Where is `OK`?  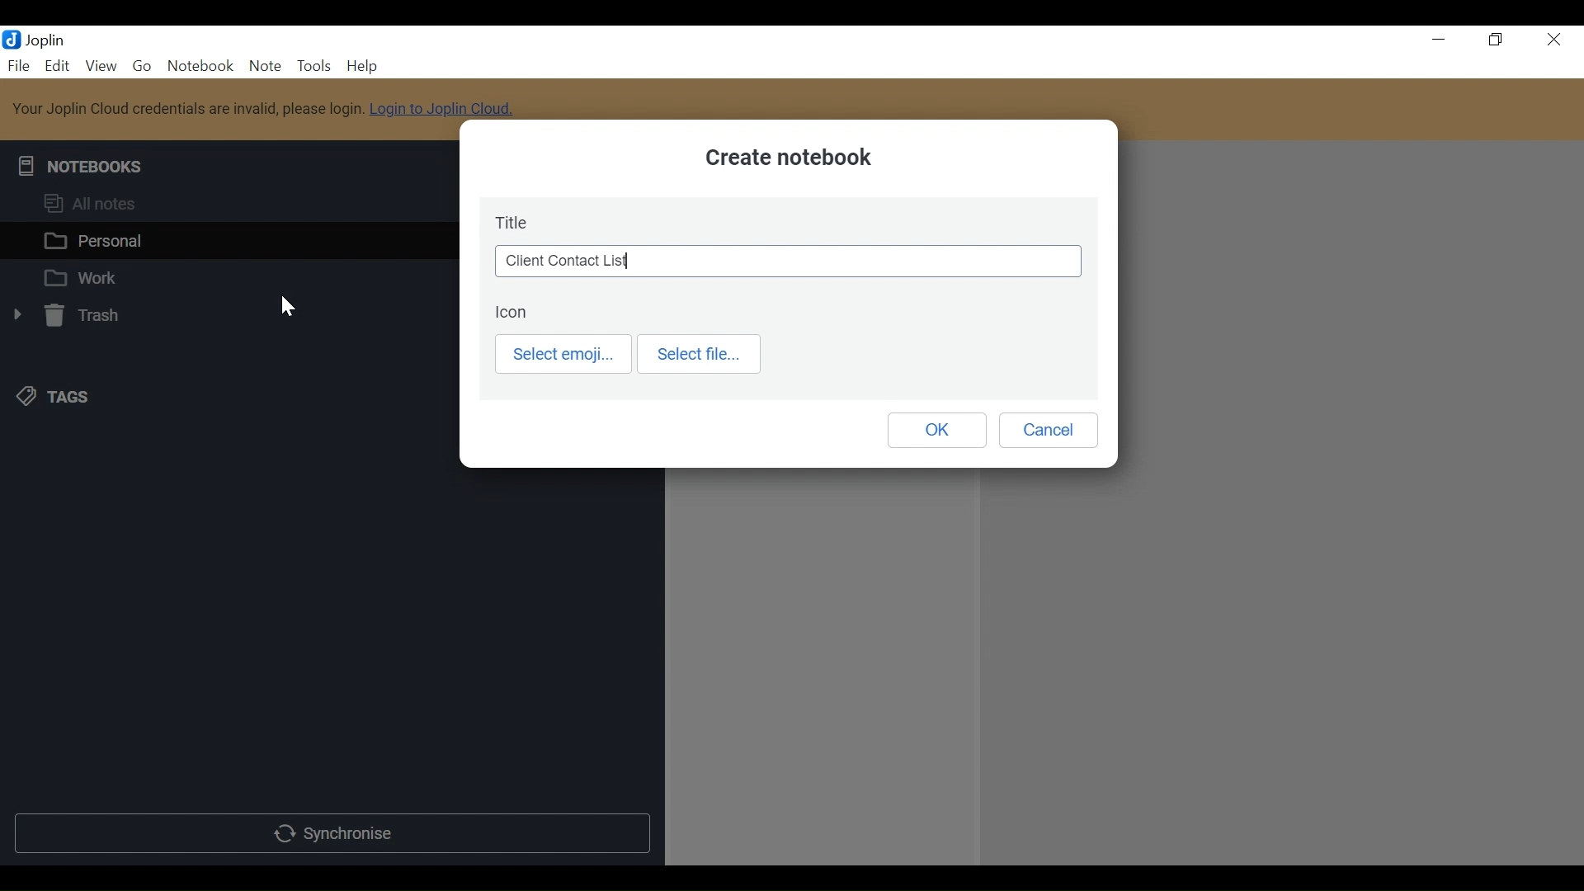 OK is located at coordinates (935, 430).